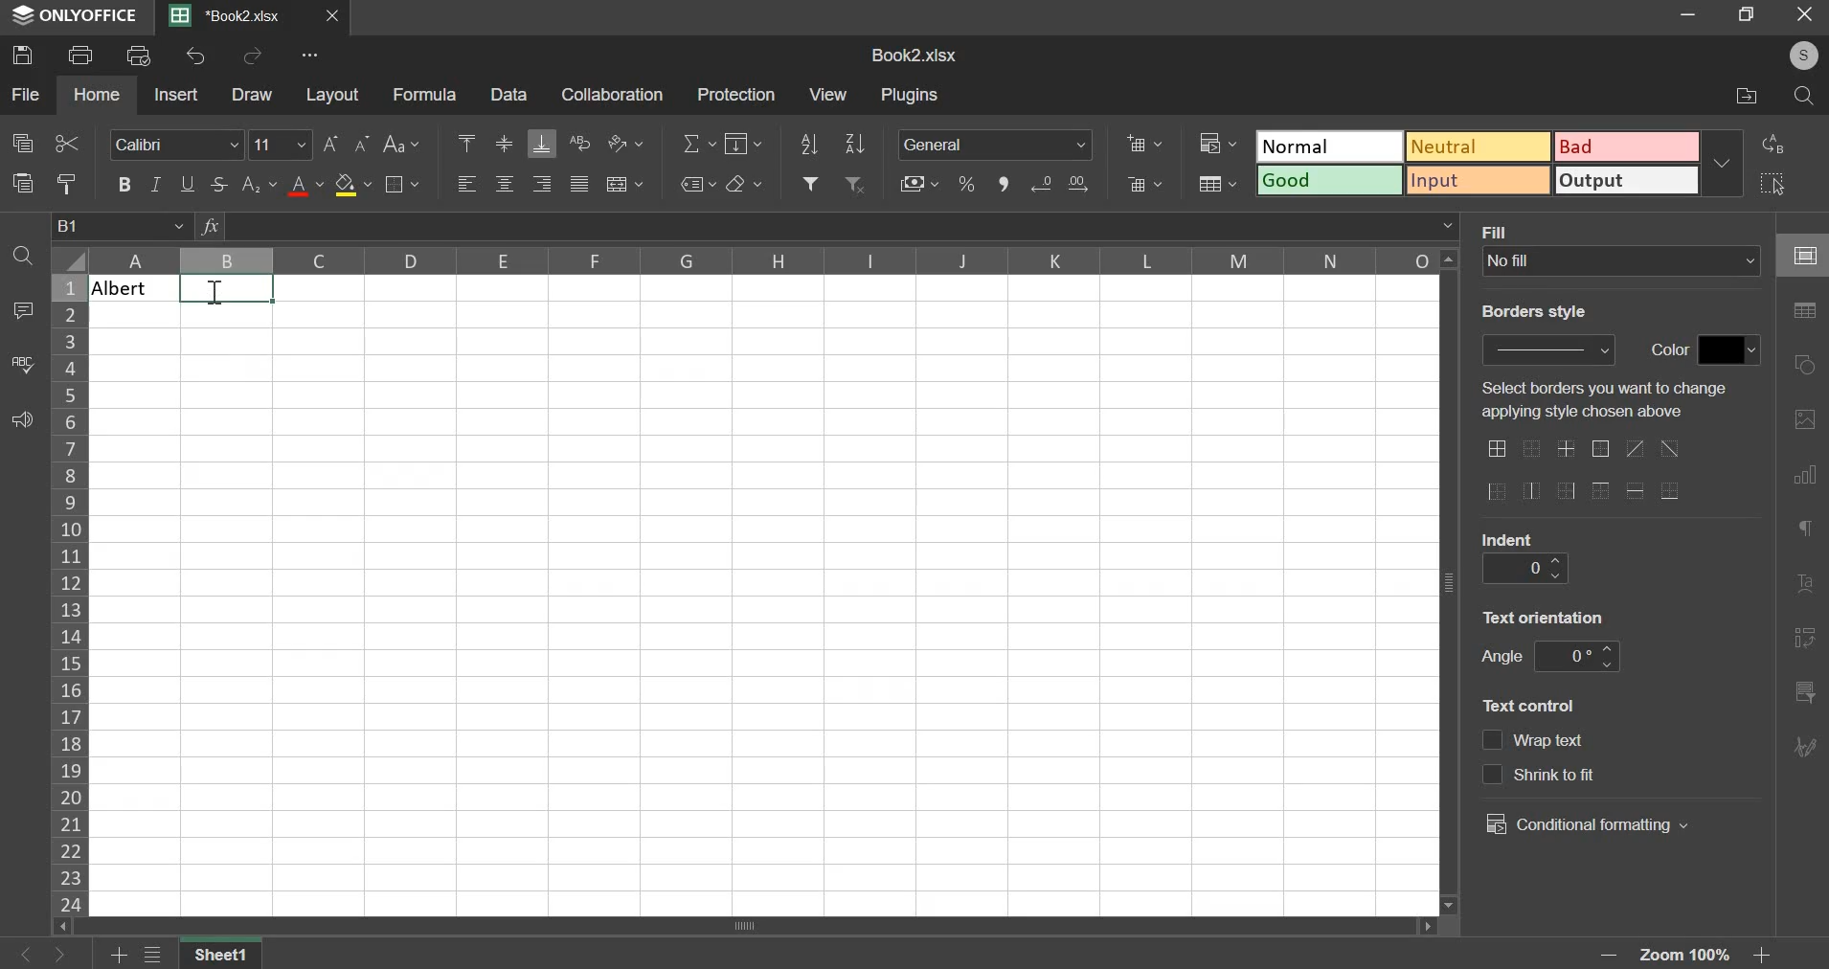 The width and height of the screenshot is (1829, 969). I want to click on font size decrease, so click(362, 145).